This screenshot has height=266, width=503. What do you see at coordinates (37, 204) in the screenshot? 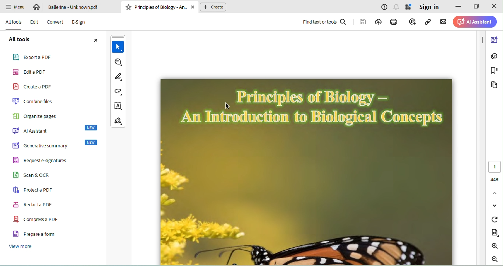
I see `redact a pdf` at bounding box center [37, 204].